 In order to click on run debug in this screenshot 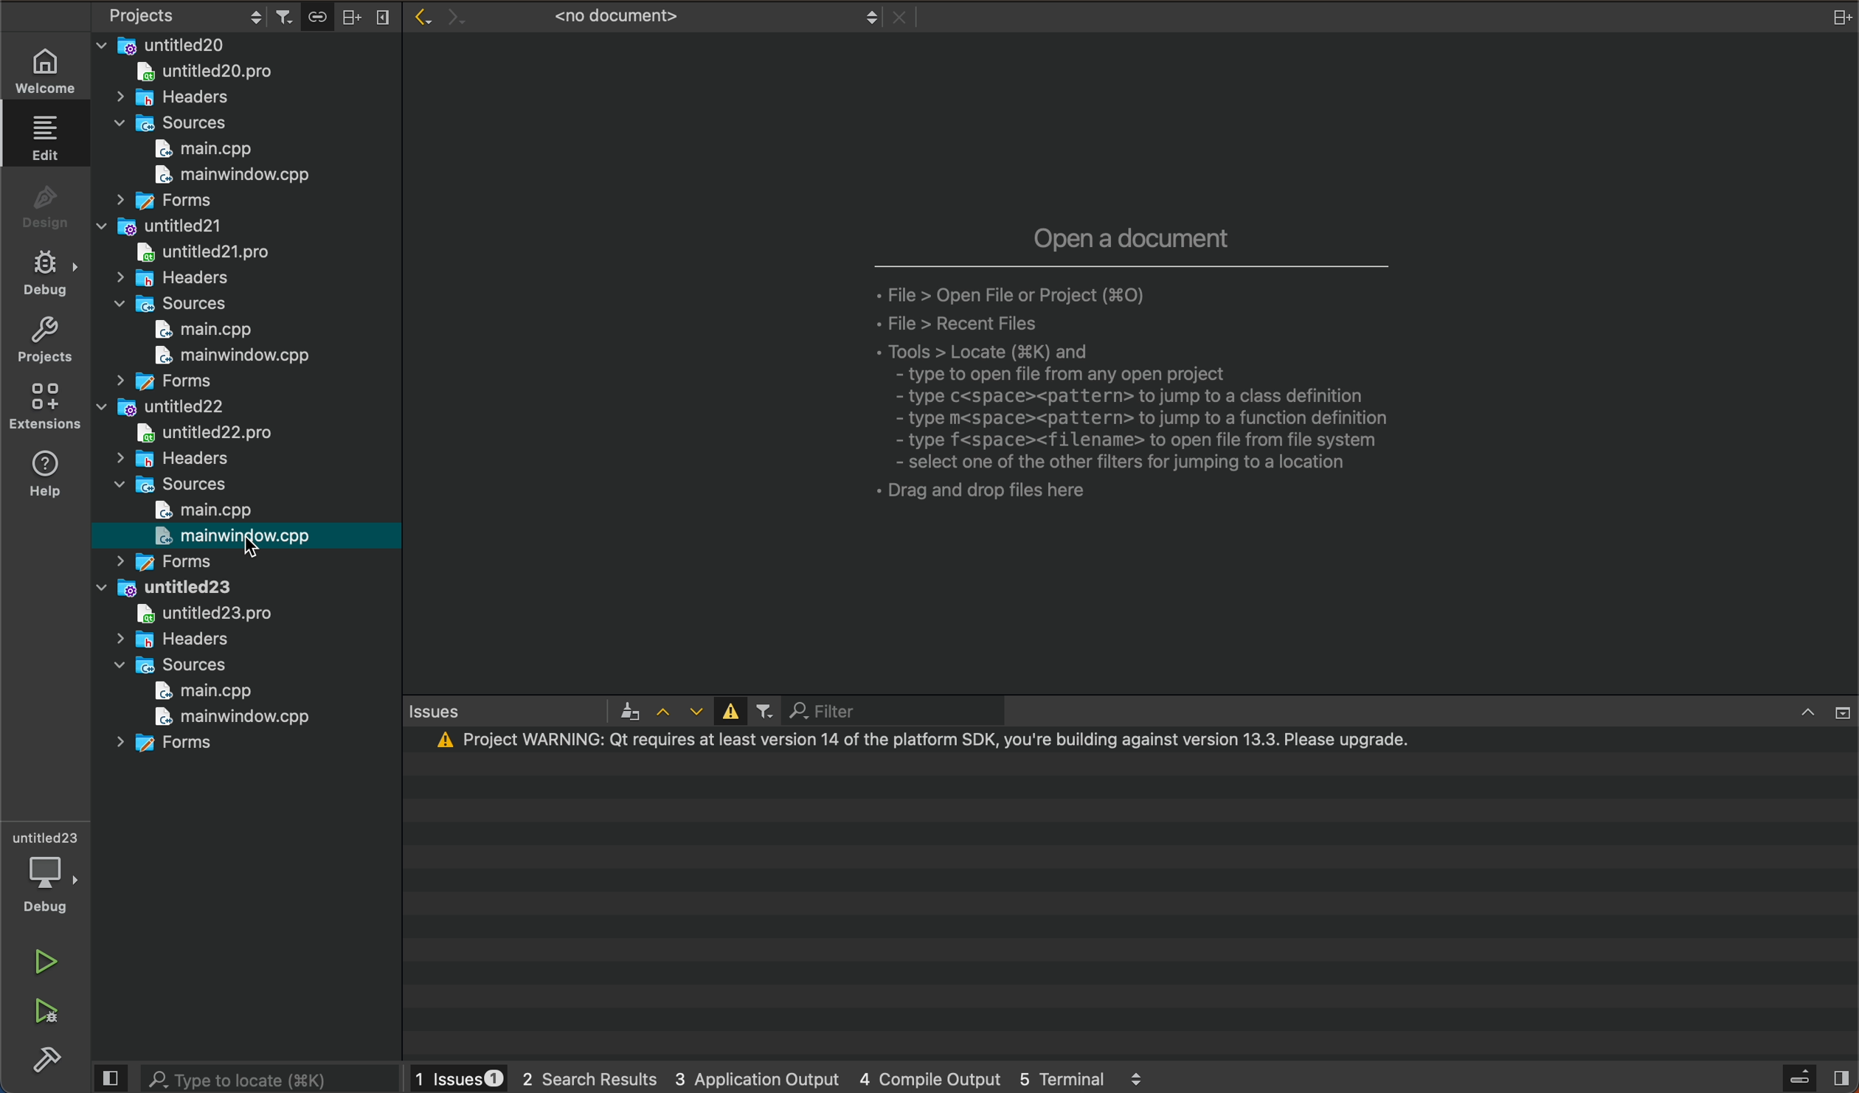, I will do `click(46, 1014)`.